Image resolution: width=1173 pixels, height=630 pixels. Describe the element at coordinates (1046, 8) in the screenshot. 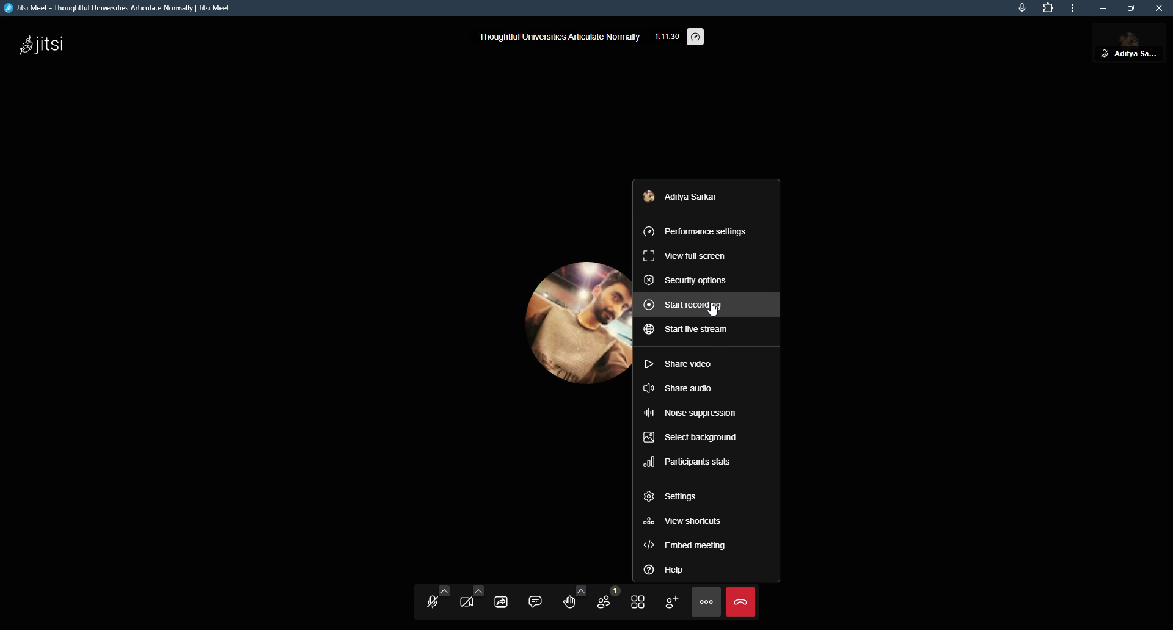

I see `extensions` at that location.